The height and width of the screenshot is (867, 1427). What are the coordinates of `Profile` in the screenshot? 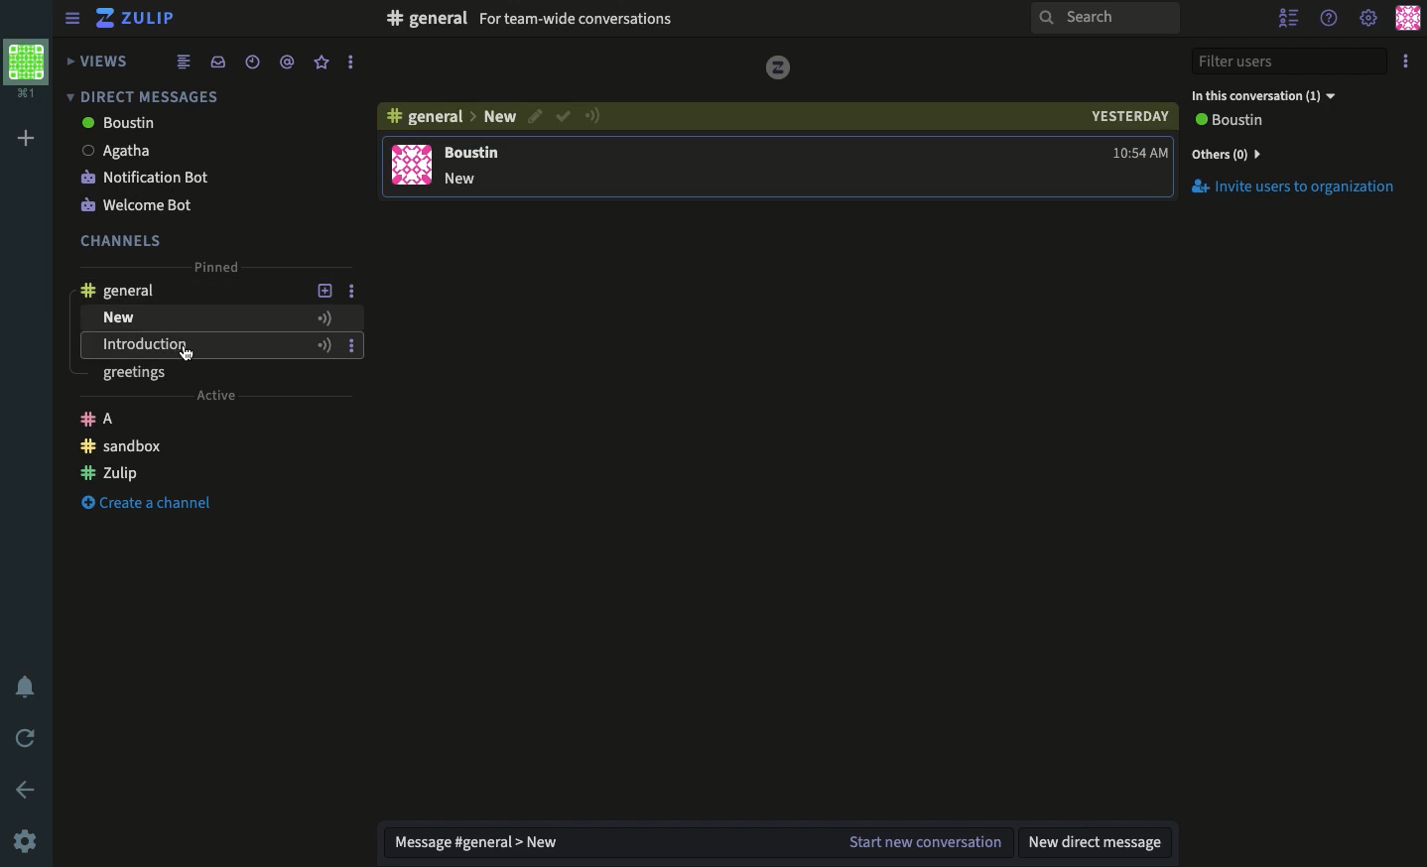 It's located at (25, 66).